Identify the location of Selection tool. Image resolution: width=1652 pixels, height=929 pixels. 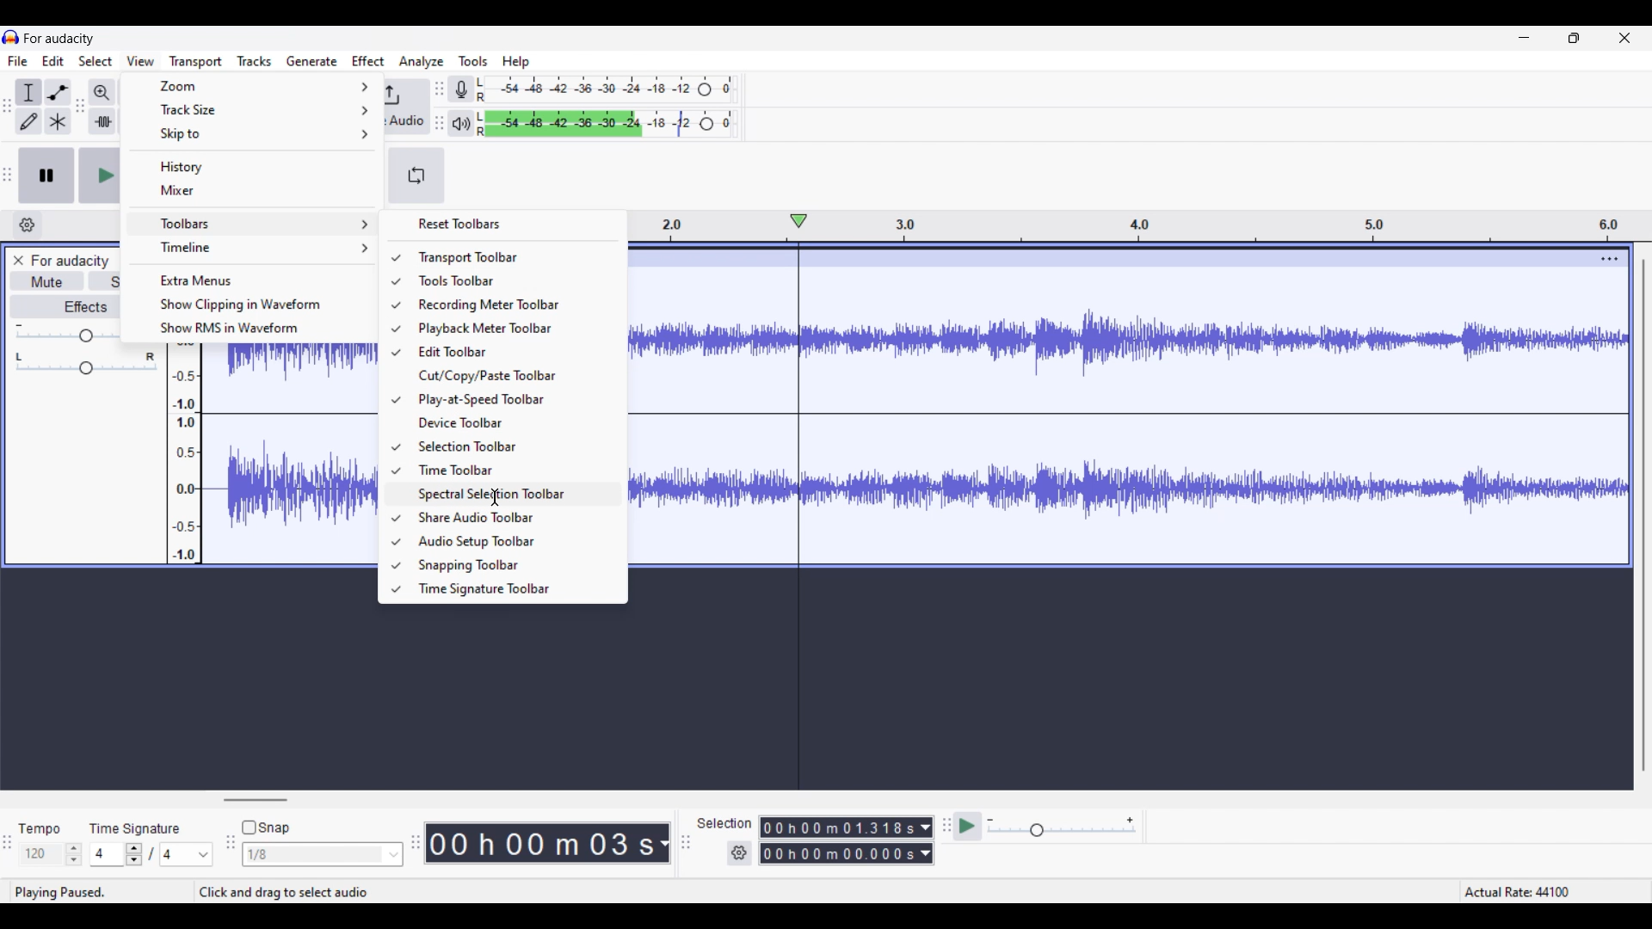
(28, 92).